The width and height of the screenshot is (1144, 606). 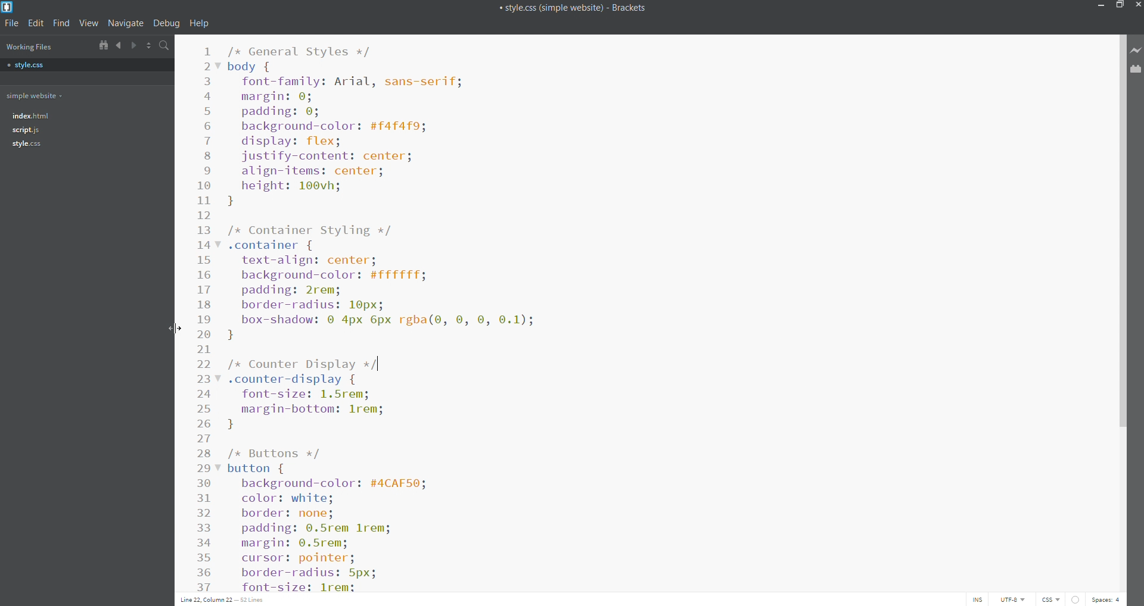 I want to click on help, so click(x=199, y=23).